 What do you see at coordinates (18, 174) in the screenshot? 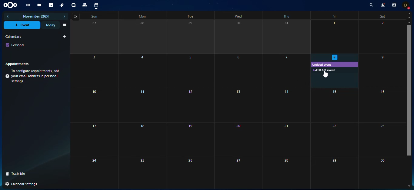
I see `trash bin` at bounding box center [18, 174].